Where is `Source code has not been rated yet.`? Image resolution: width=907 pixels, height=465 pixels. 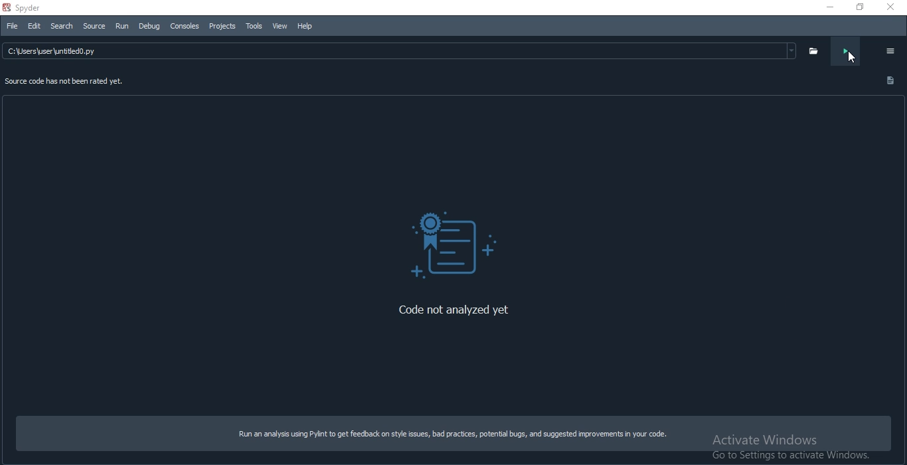 Source code has not been rated yet. is located at coordinates (70, 82).